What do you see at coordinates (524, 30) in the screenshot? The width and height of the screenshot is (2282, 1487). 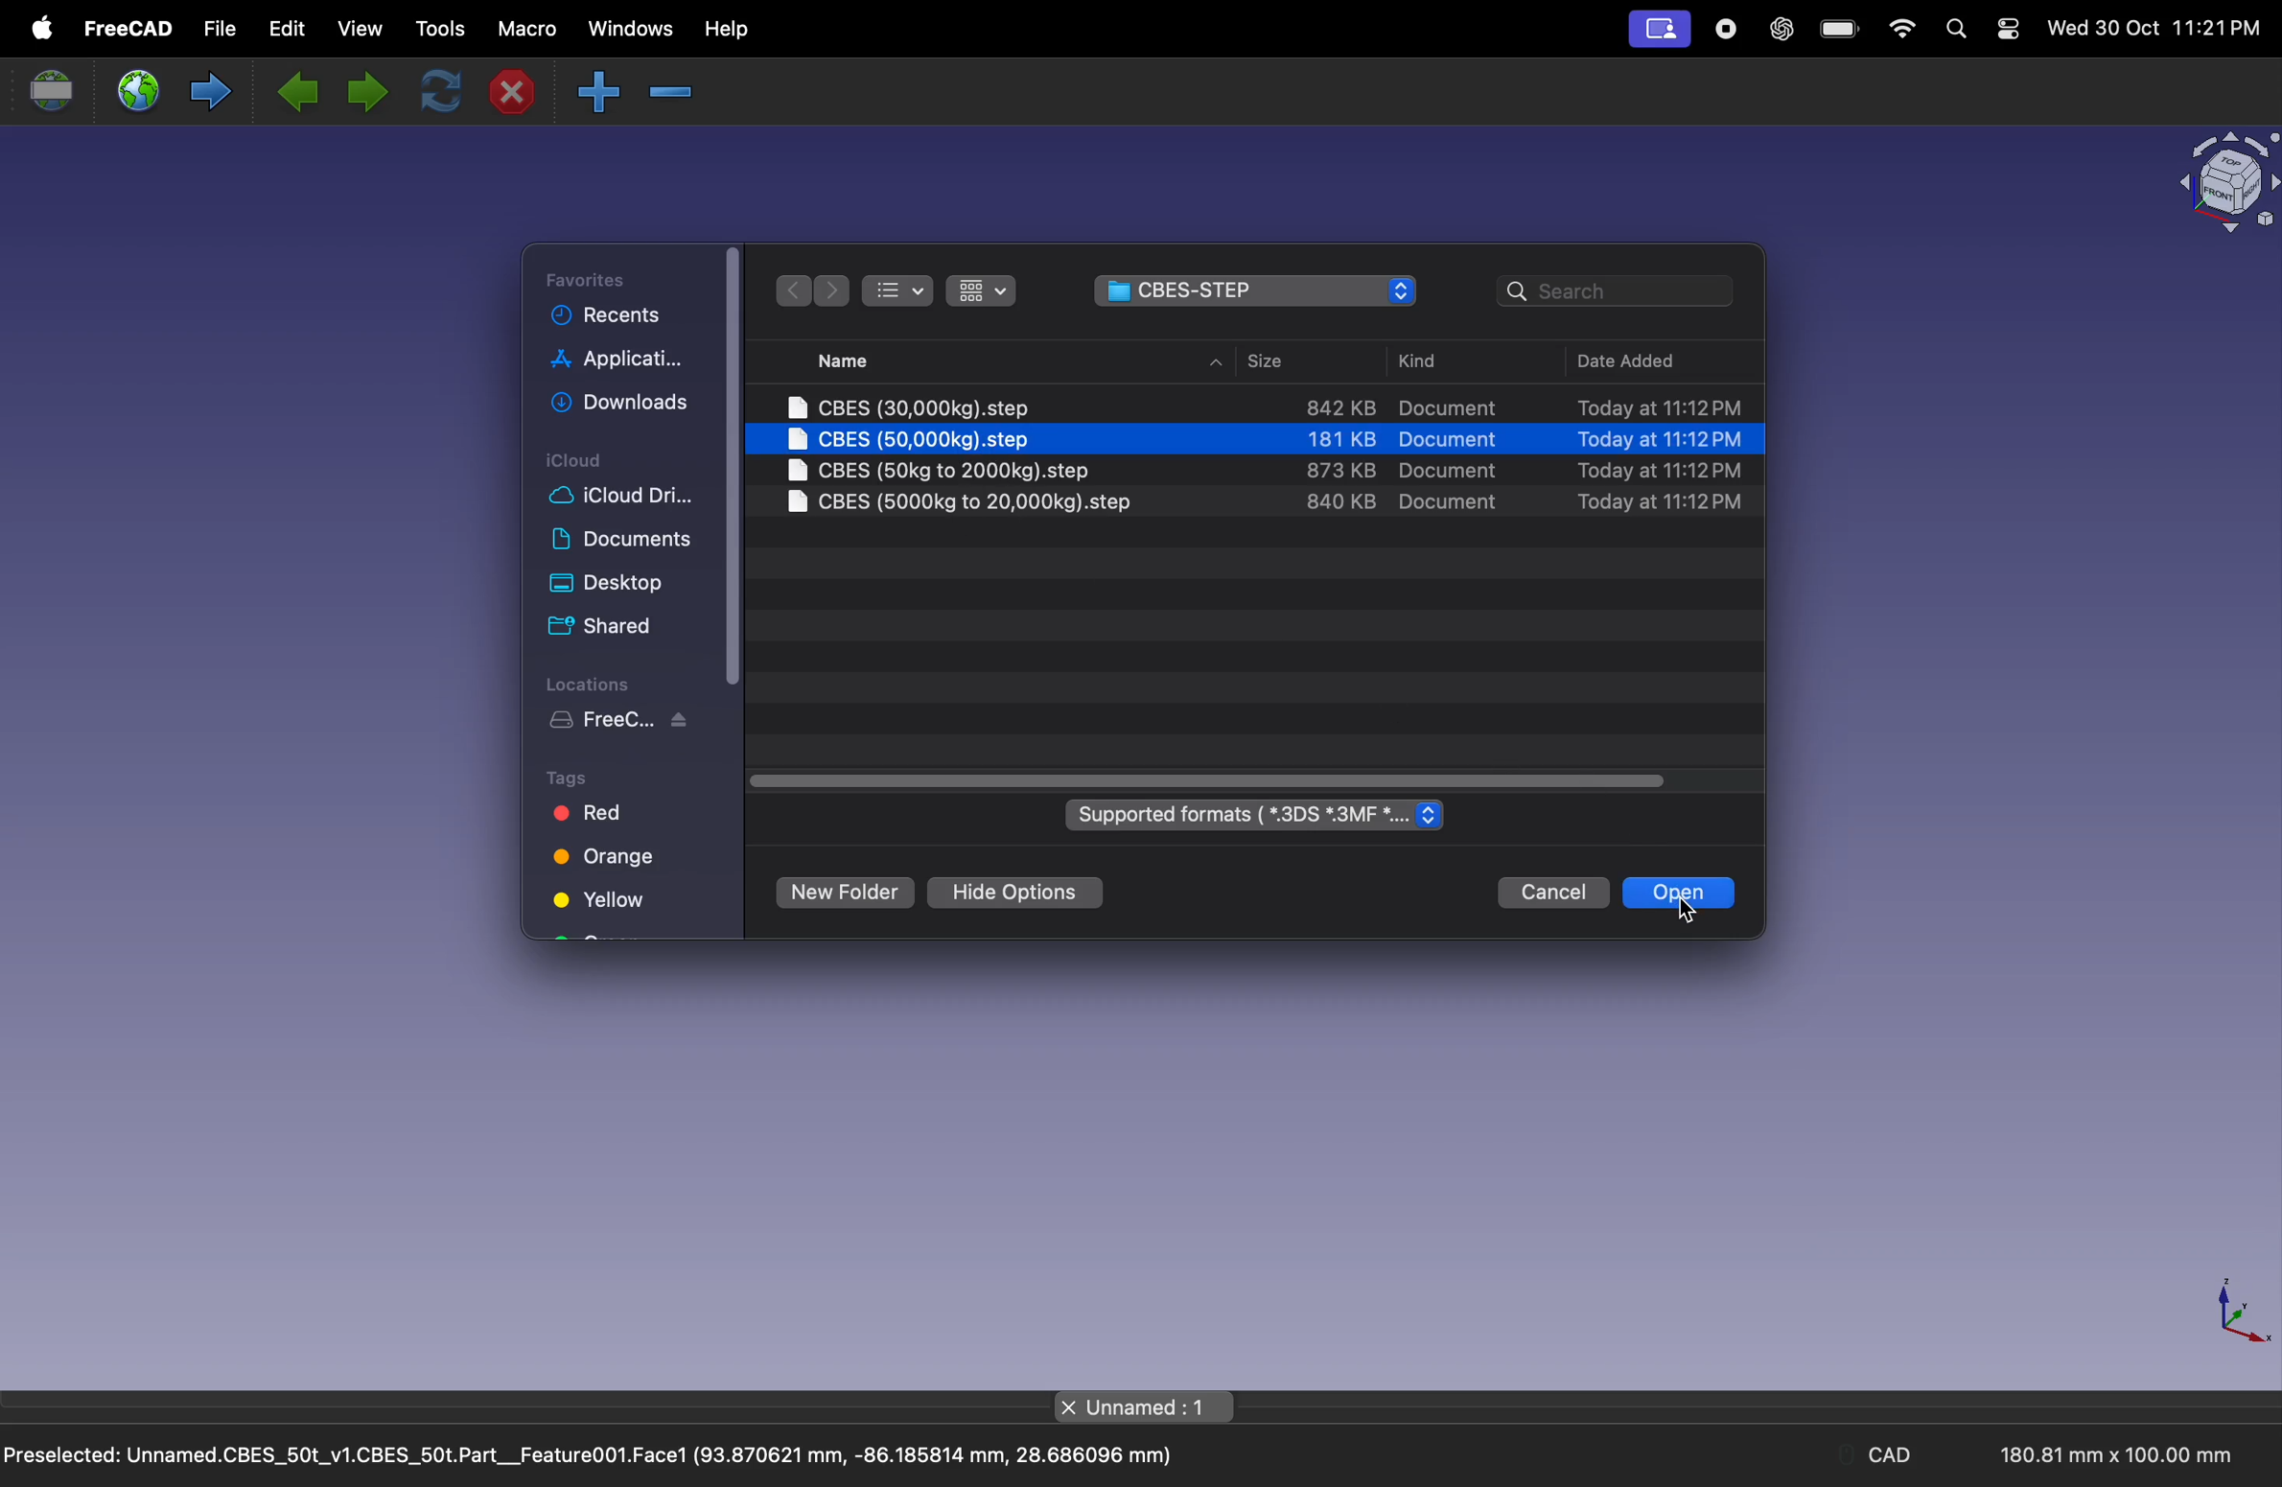 I see `marco` at bounding box center [524, 30].